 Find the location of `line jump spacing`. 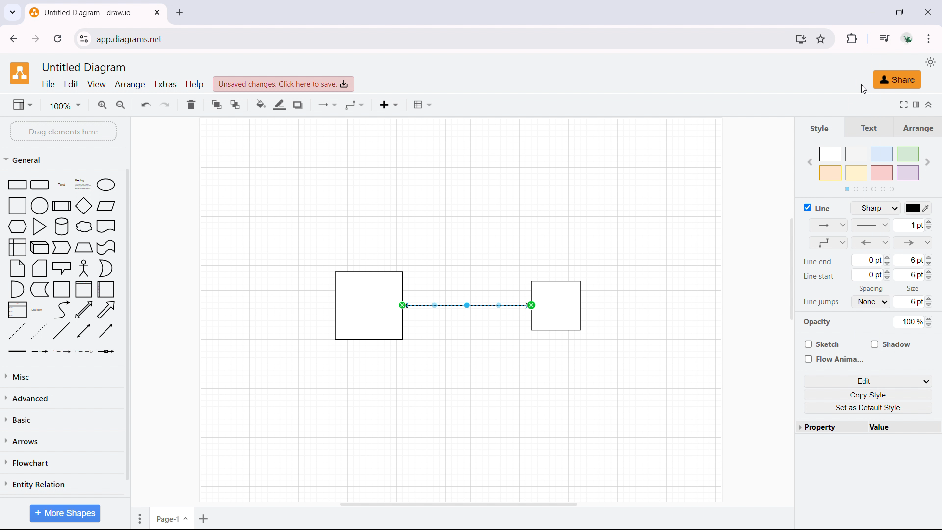

line jump spacing is located at coordinates (872, 302).